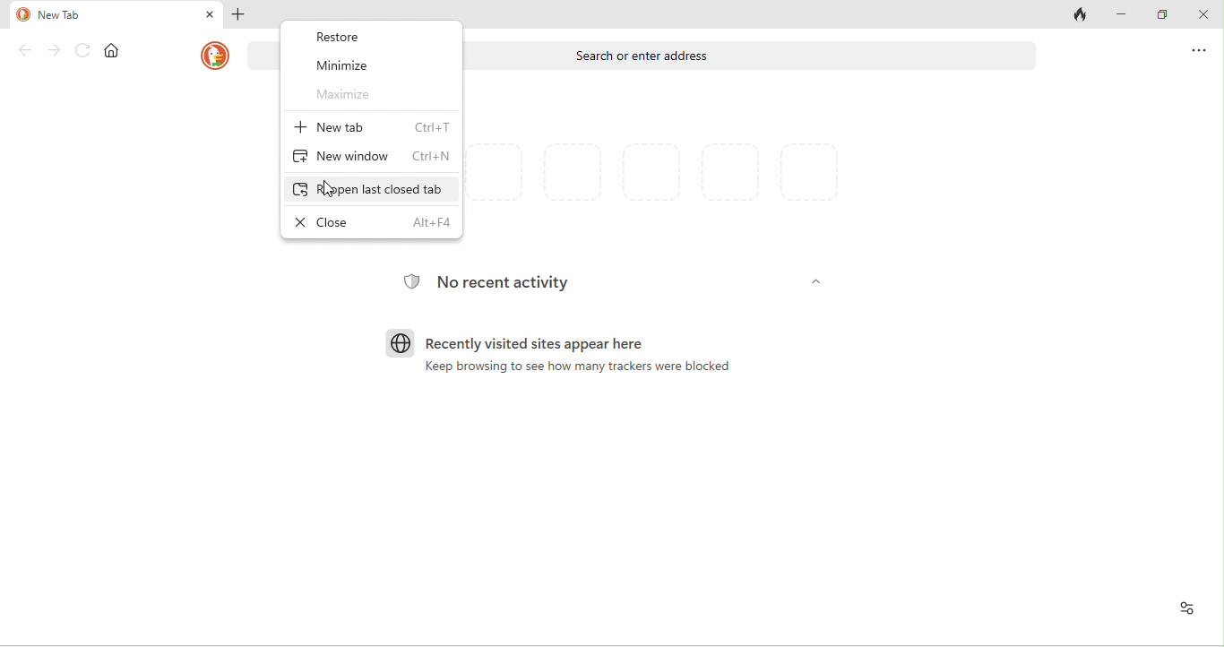 This screenshot has height=647, width=1224. What do you see at coordinates (81, 50) in the screenshot?
I see `refresh` at bounding box center [81, 50].